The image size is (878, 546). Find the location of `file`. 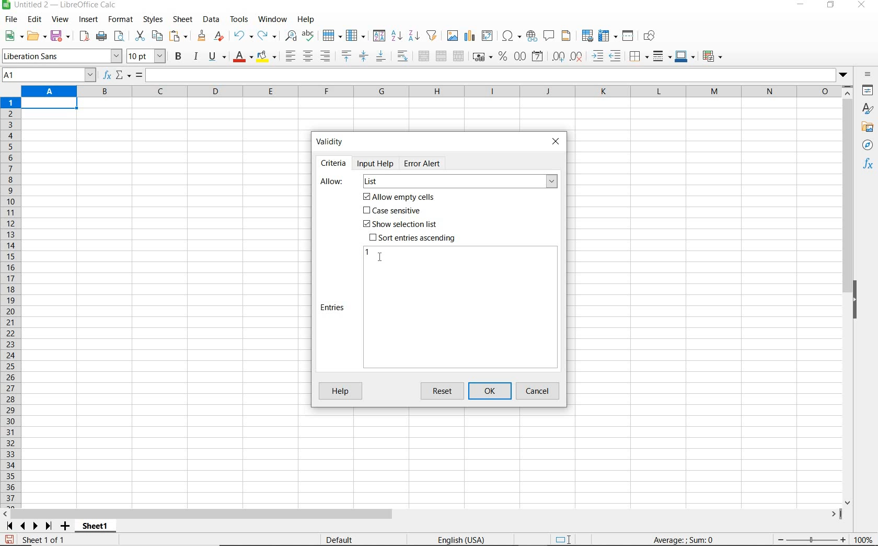

file is located at coordinates (9, 21).